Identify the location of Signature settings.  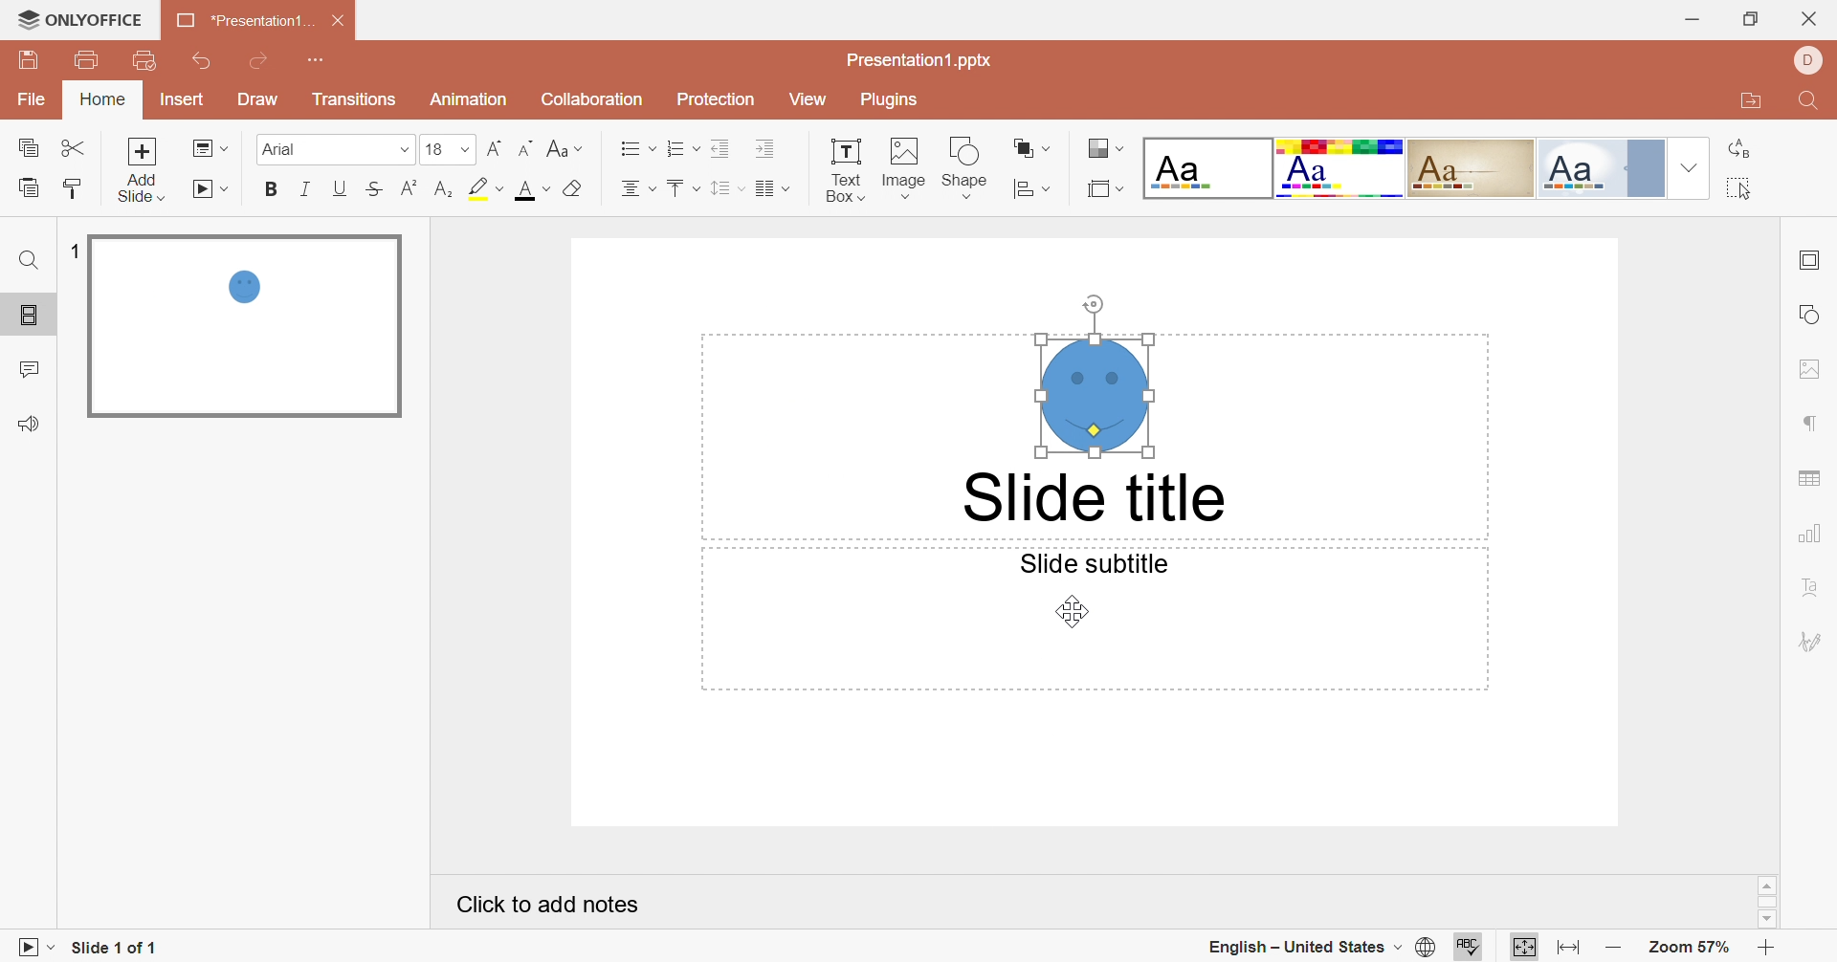
(1812, 639).